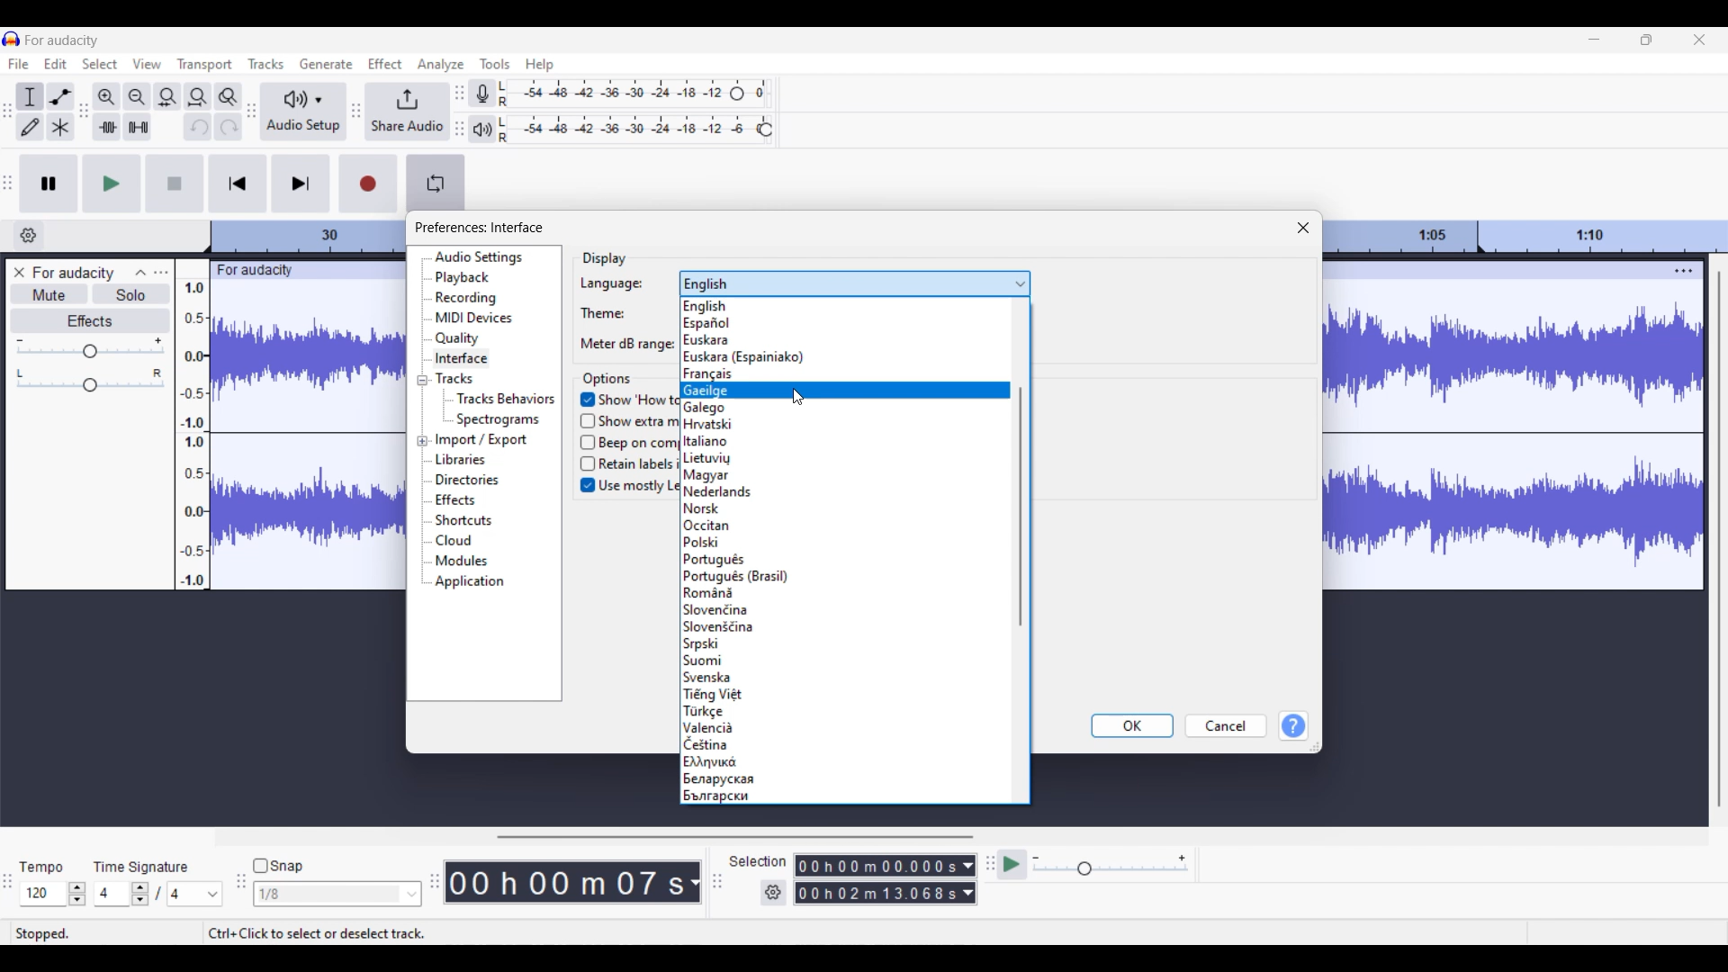 The image size is (1728, 972). What do you see at coordinates (708, 458) in the screenshot?
I see `Lietuviu` at bounding box center [708, 458].